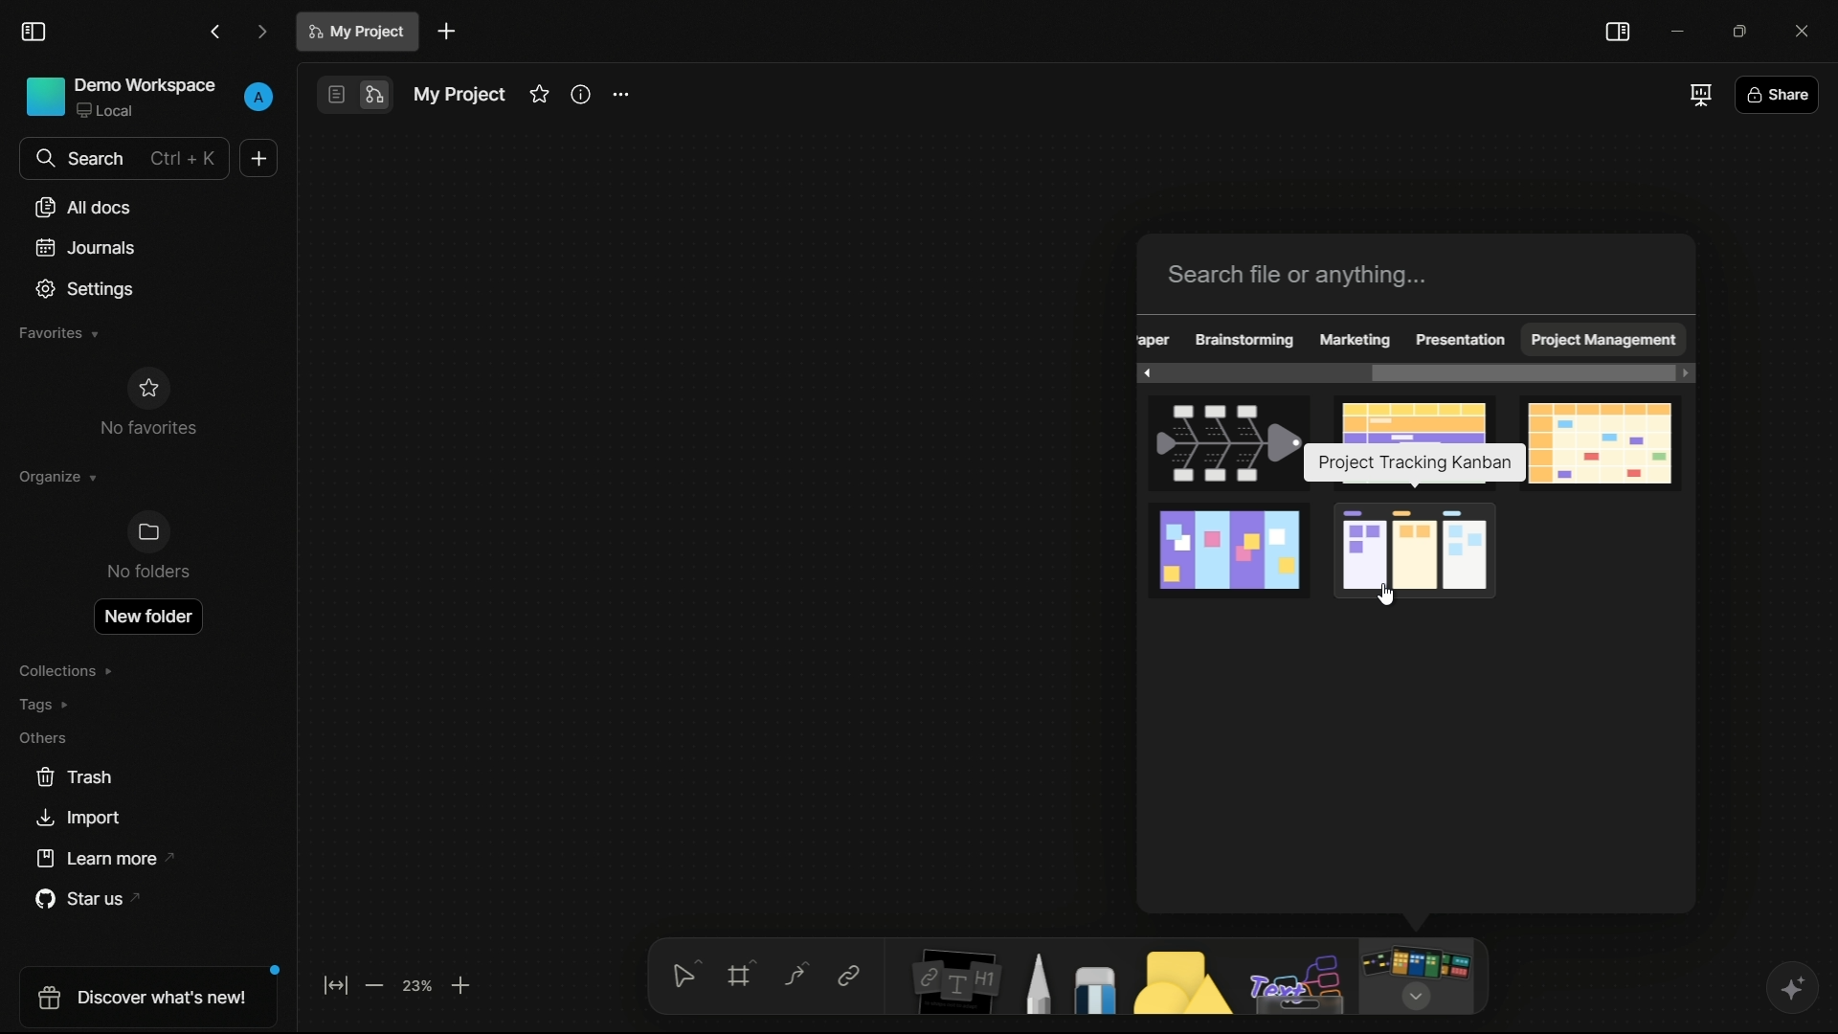  I want to click on select, so click(683, 973).